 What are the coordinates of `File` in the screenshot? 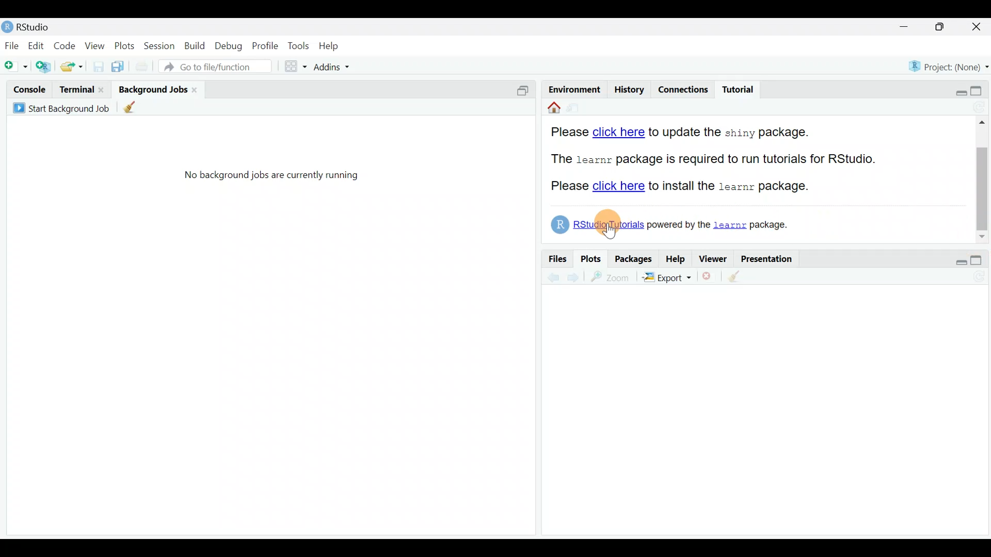 It's located at (12, 46).